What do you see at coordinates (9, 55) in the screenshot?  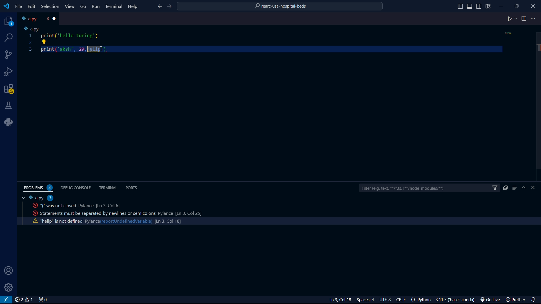 I see `connections` at bounding box center [9, 55].